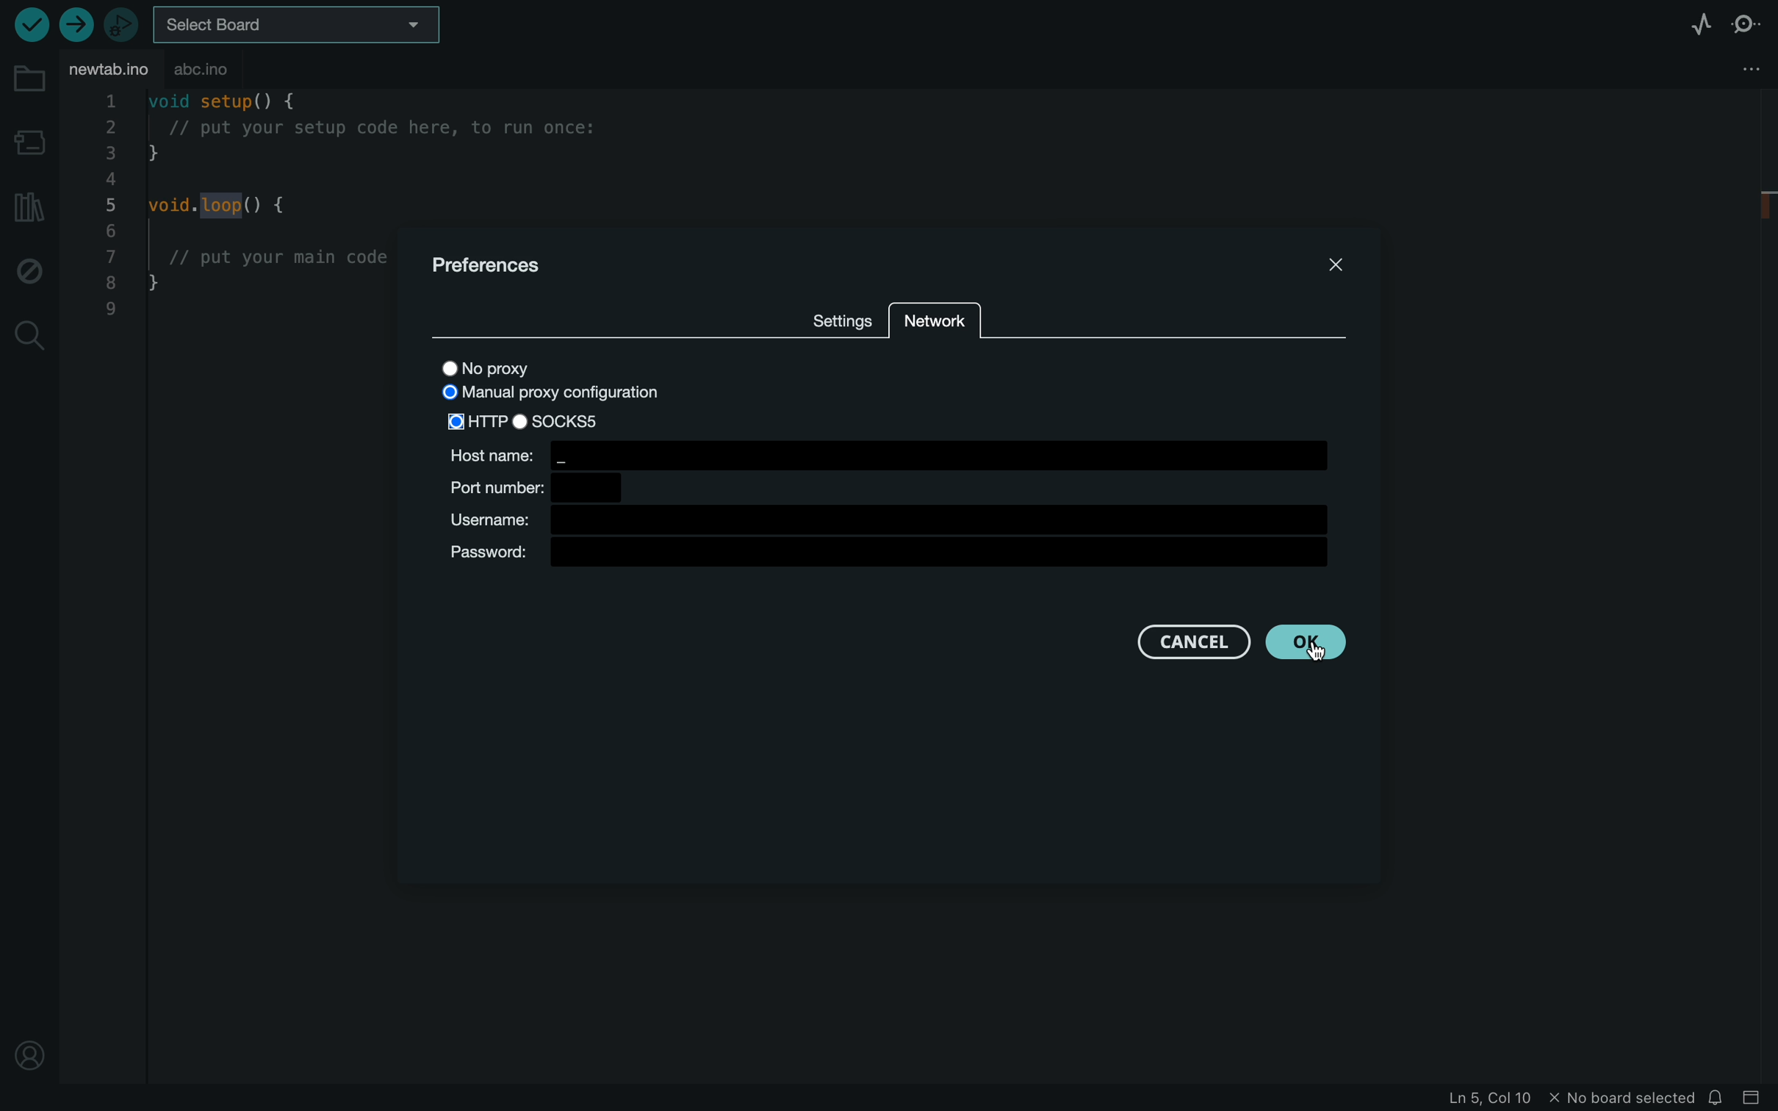  I want to click on port number, so click(533, 488).